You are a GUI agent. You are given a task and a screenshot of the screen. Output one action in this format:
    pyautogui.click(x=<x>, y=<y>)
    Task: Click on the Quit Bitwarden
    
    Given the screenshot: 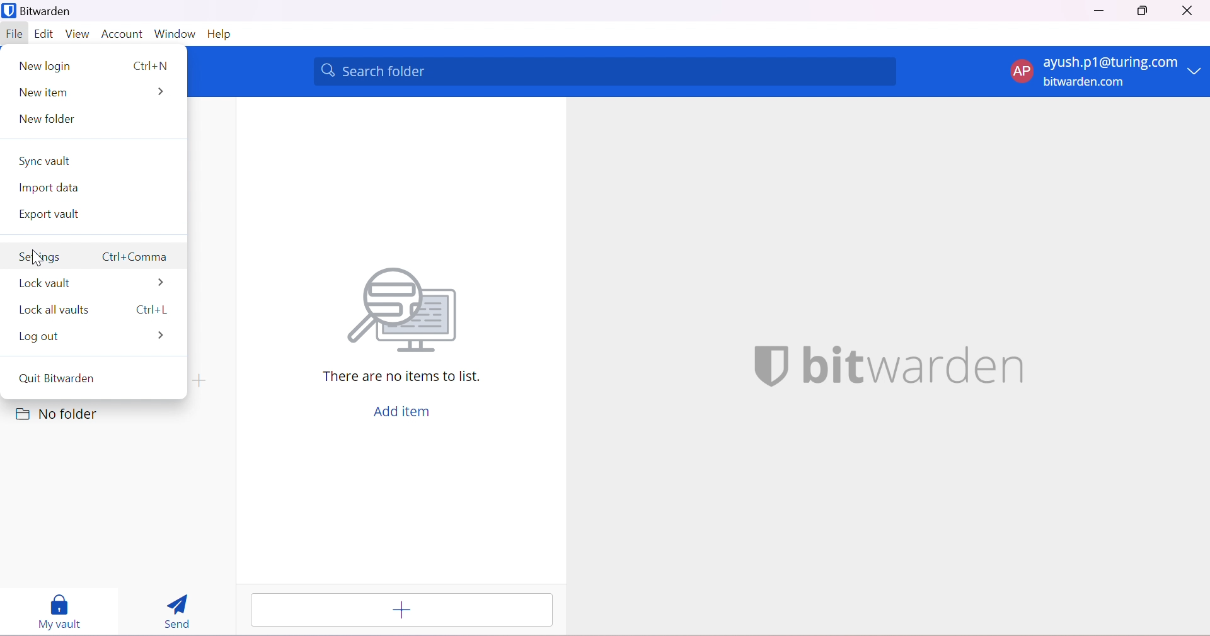 What is the action you would take?
    pyautogui.click(x=58, y=380)
    